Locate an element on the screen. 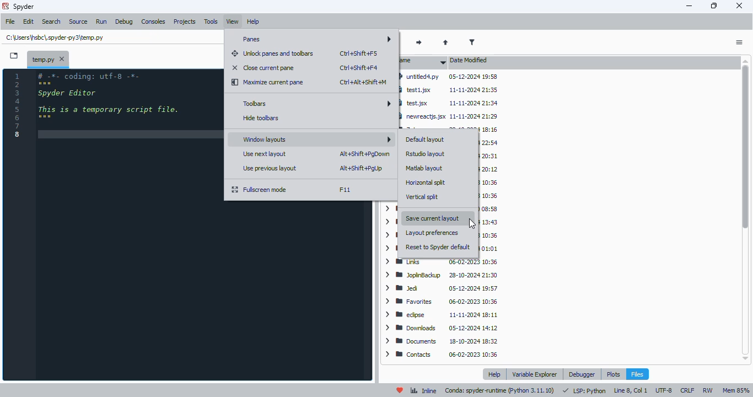 This screenshot has height=397, width=753. maximize is located at coordinates (714, 6).